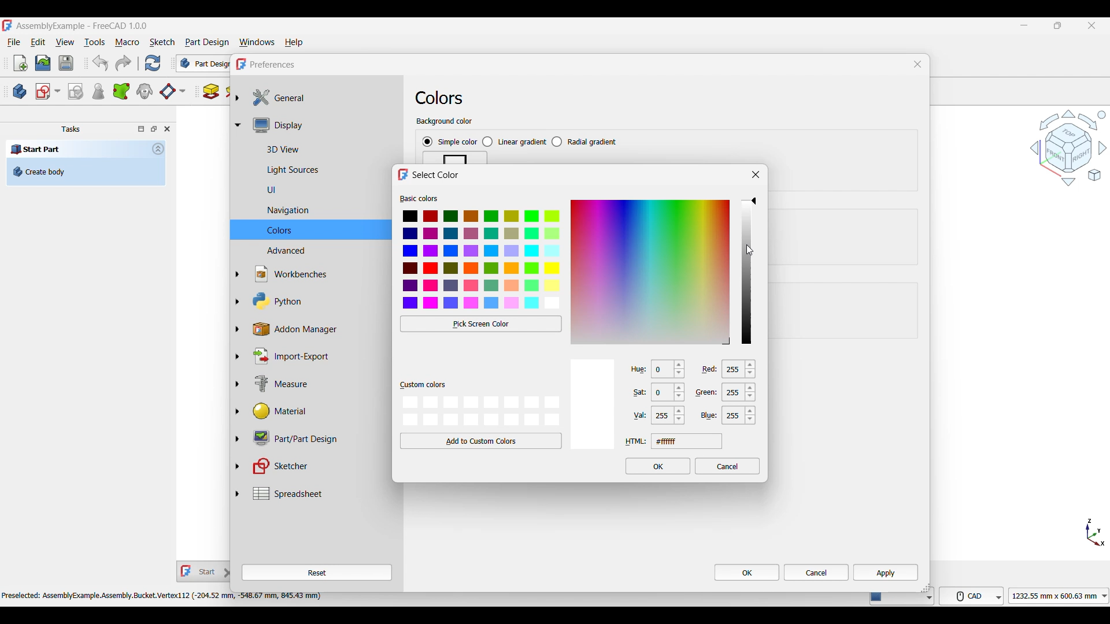 The width and height of the screenshot is (1110, 624). I want to click on Create body, so click(86, 172).